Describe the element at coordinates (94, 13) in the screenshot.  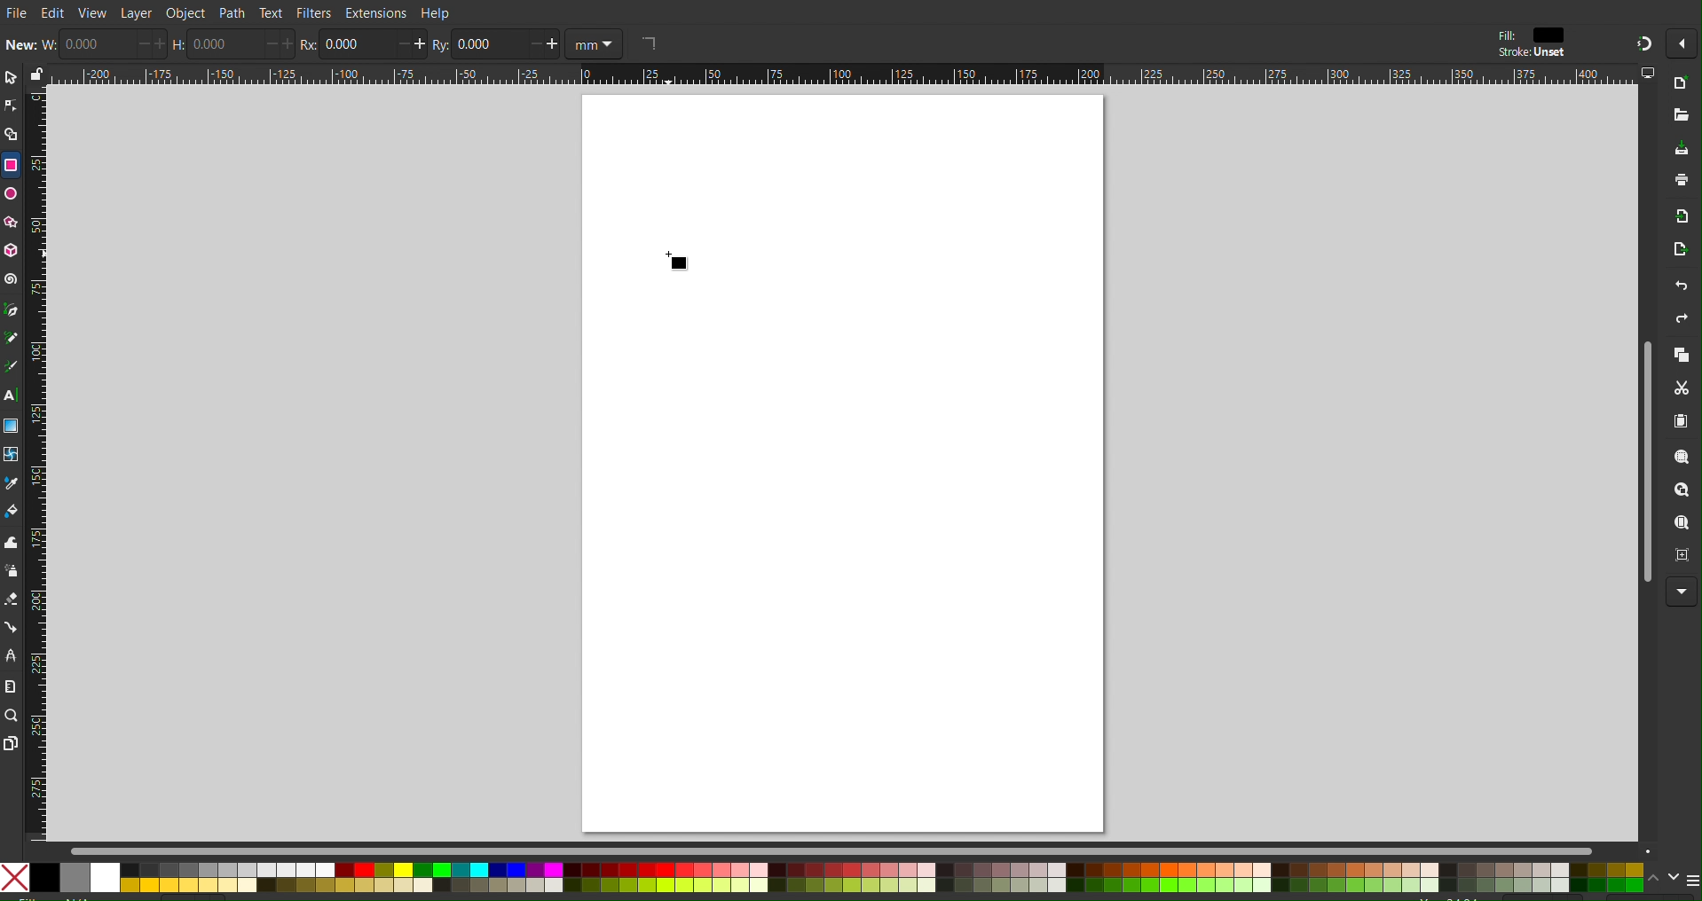
I see `View` at that location.